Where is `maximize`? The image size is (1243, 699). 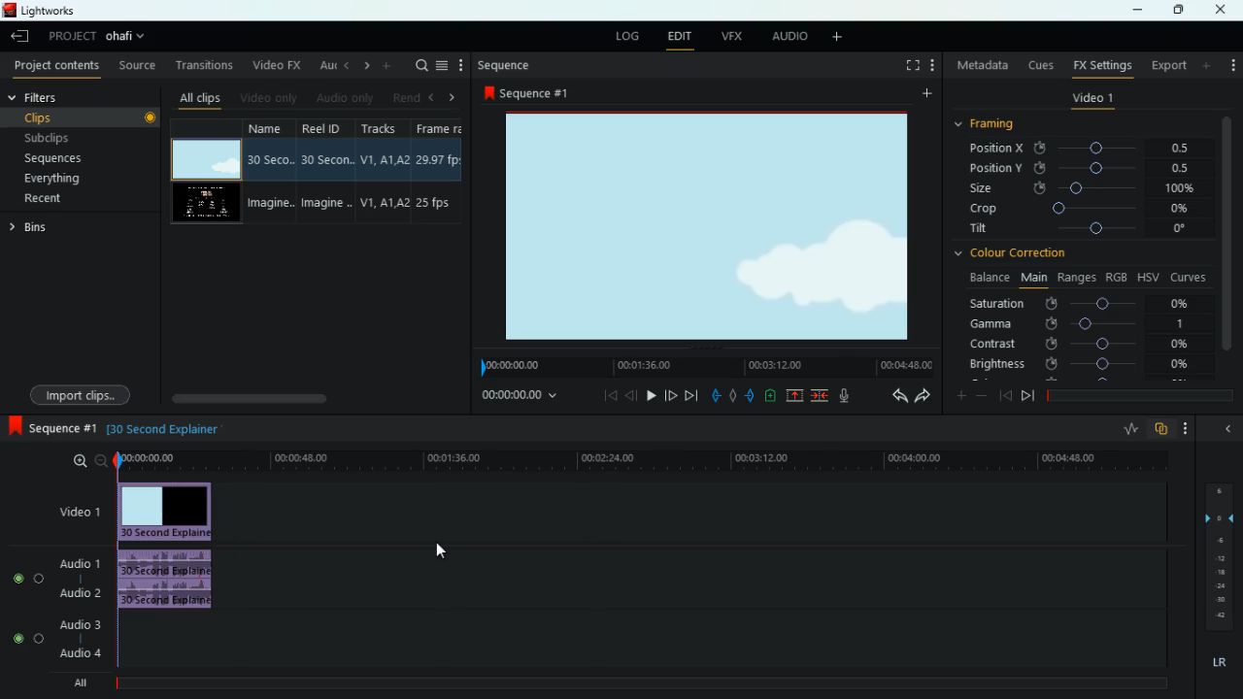
maximize is located at coordinates (1173, 10).